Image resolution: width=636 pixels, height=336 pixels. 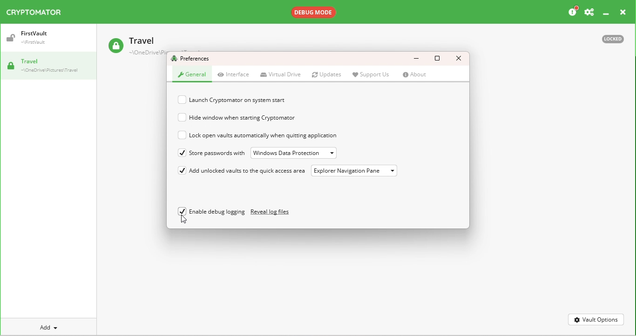 I want to click on About, so click(x=414, y=75).